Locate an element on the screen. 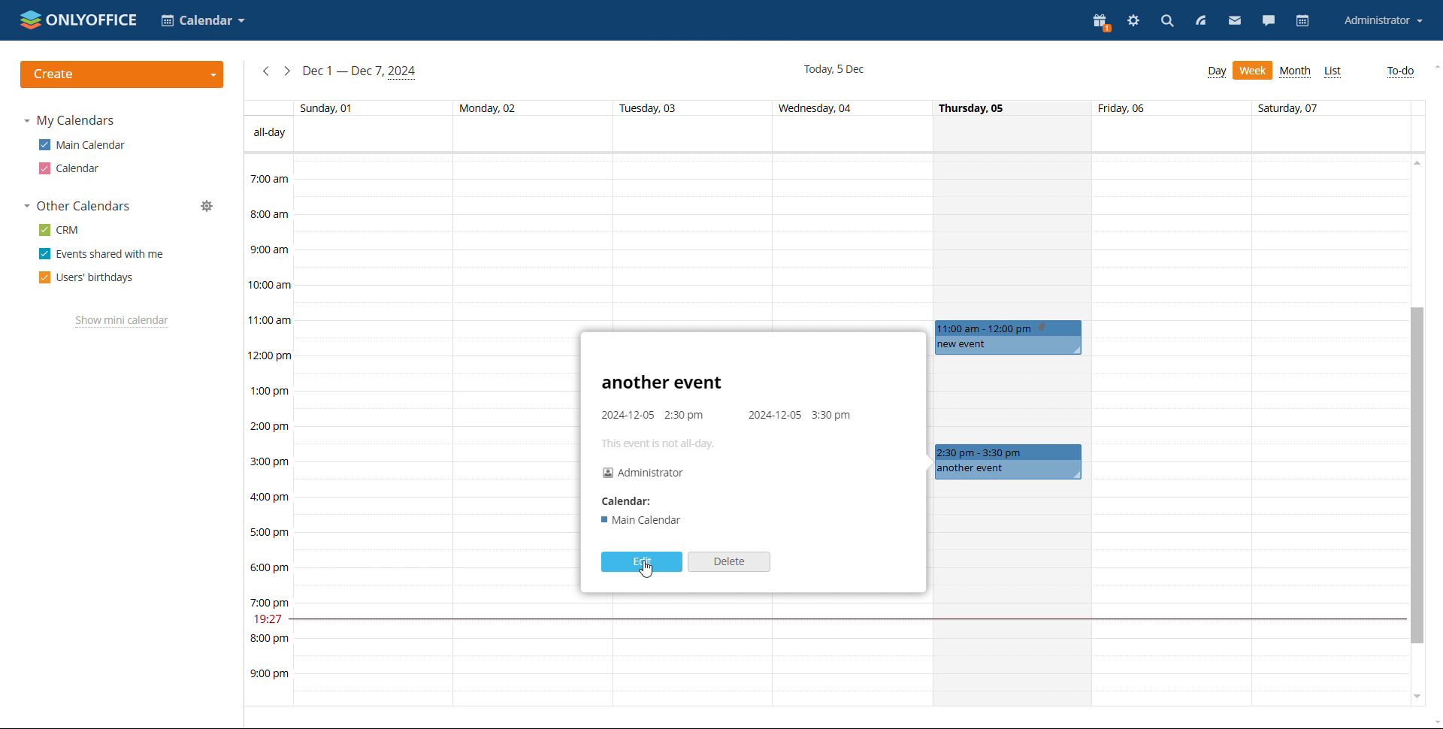 The width and height of the screenshot is (1443, 729). search is located at coordinates (1166, 21).